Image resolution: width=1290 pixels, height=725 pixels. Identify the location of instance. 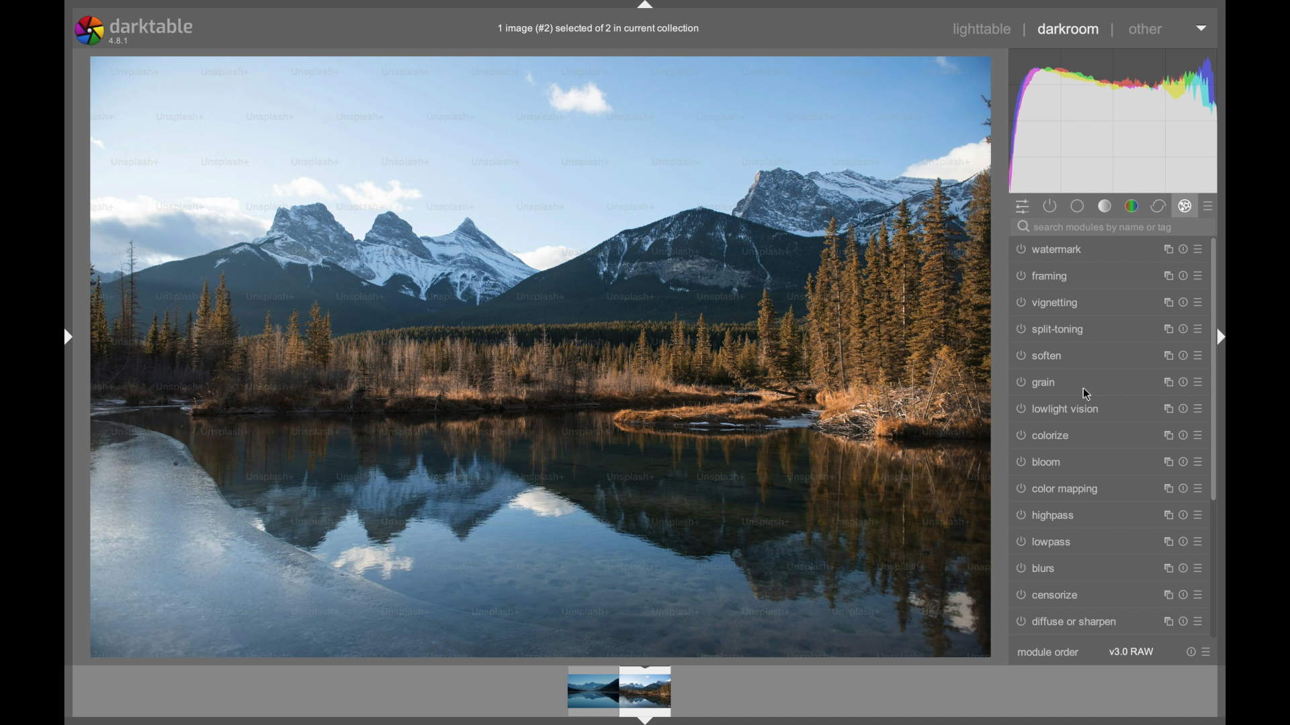
(1164, 568).